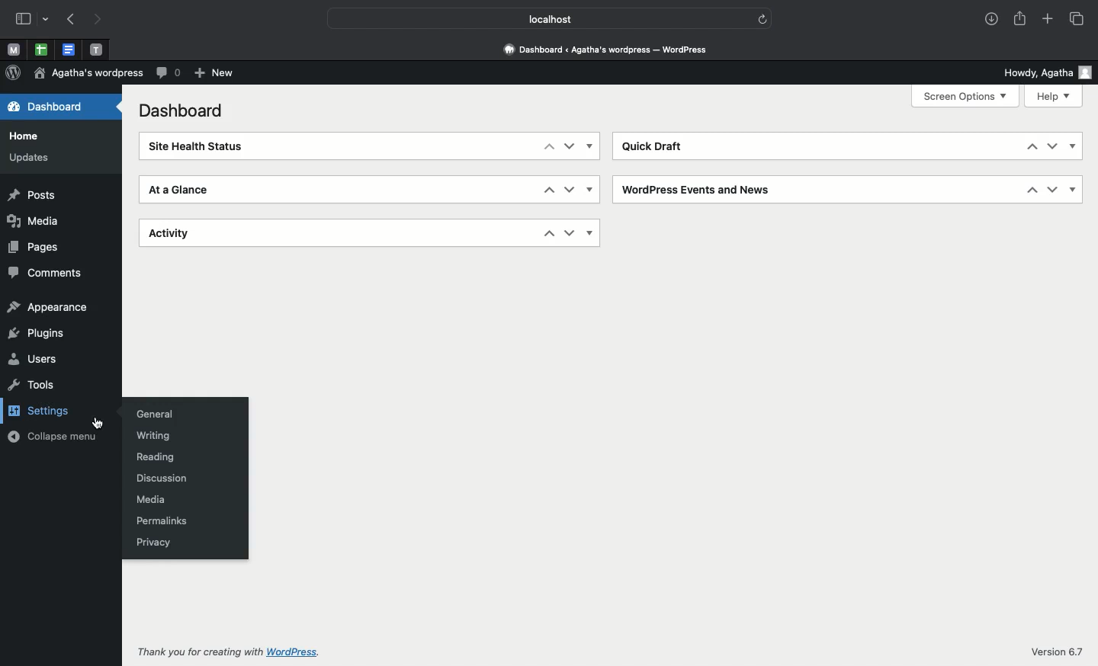  Describe the element at coordinates (1074, 189) in the screenshot. I see `Show` at that location.